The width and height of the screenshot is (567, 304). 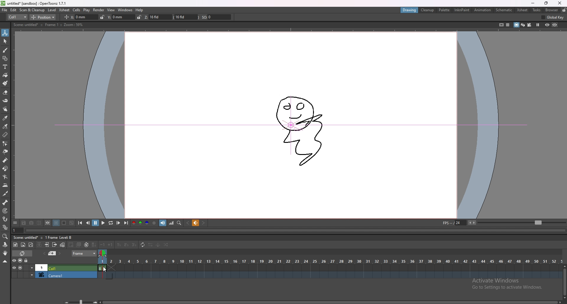 What do you see at coordinates (300, 128) in the screenshot?
I see `drawing` at bounding box center [300, 128].